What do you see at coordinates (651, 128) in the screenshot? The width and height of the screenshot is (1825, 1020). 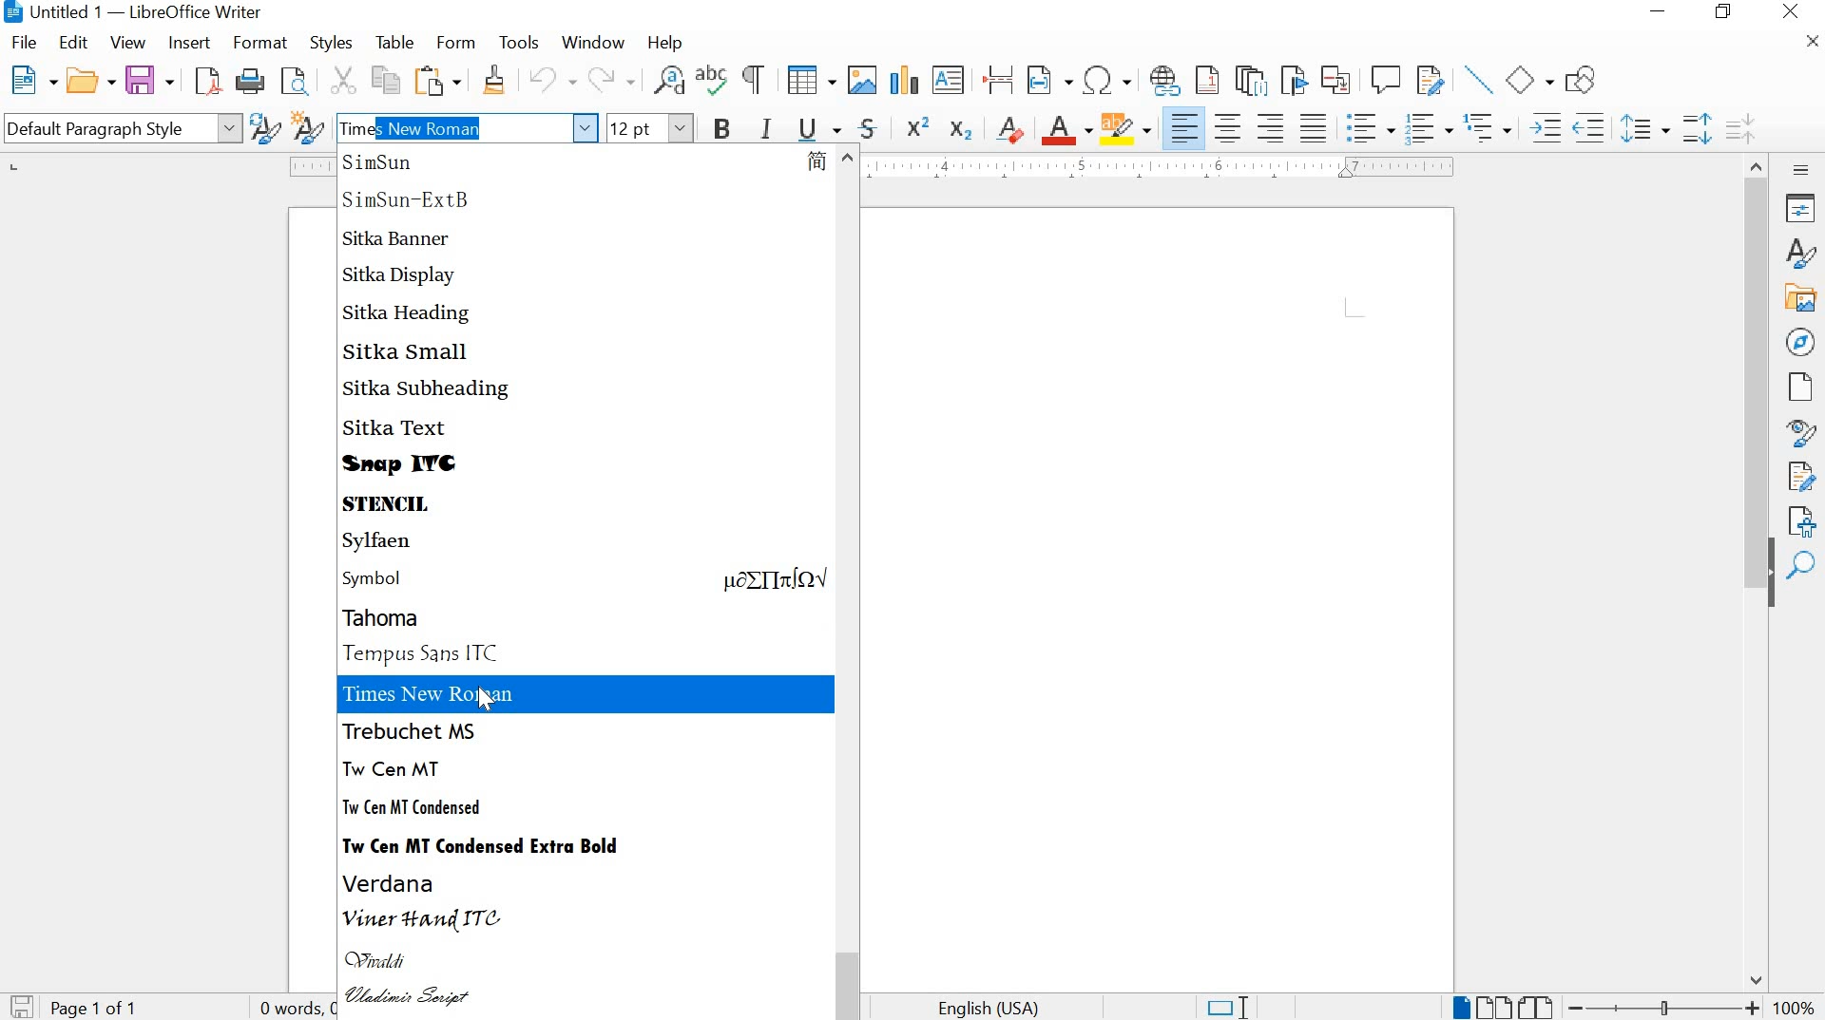 I see `FONT SIZE` at bounding box center [651, 128].